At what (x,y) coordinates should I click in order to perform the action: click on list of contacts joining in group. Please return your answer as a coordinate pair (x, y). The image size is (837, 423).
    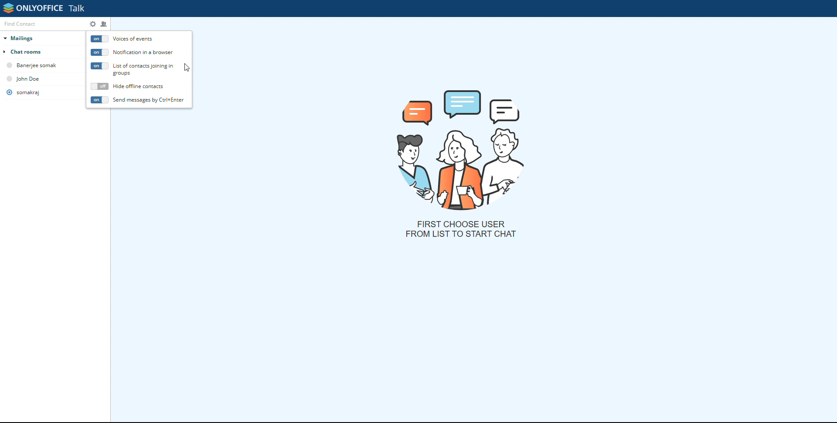
    Looking at the image, I should click on (144, 69).